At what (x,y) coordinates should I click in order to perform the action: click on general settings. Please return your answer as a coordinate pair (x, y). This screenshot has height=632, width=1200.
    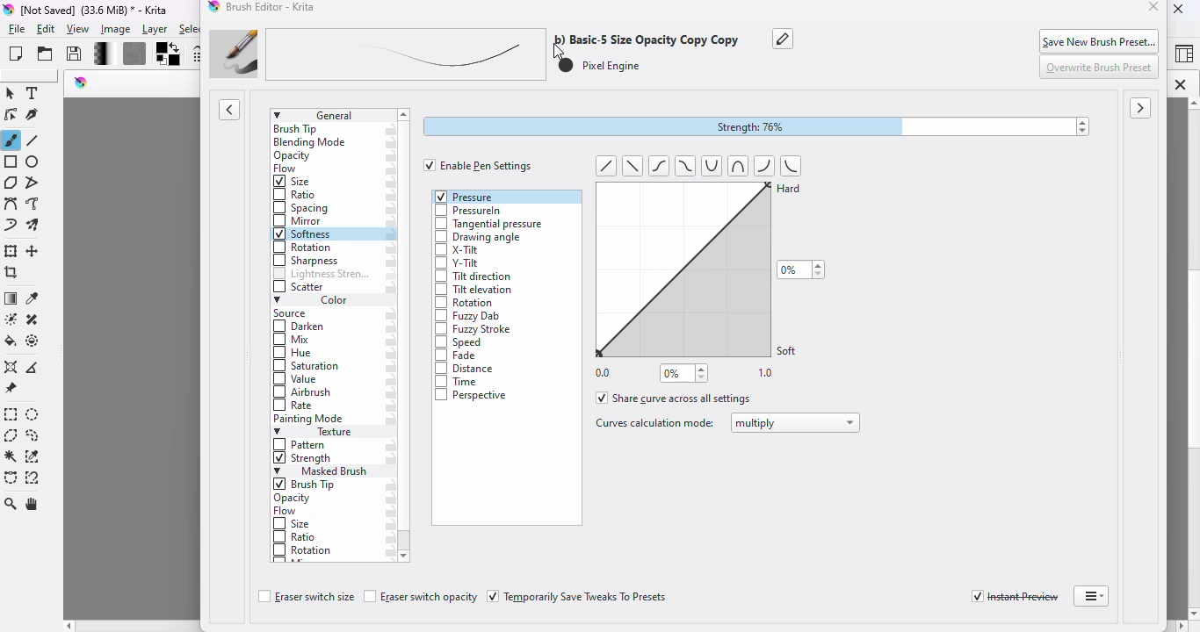
    Looking at the image, I should click on (332, 115).